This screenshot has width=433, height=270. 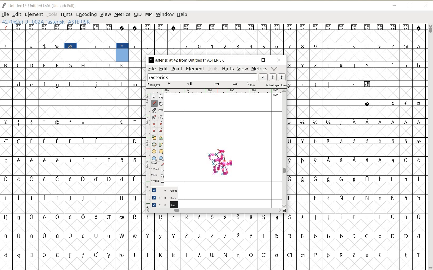 I want to click on GLYPHY SPECIAL CHARACTERS, so click(x=57, y=43).